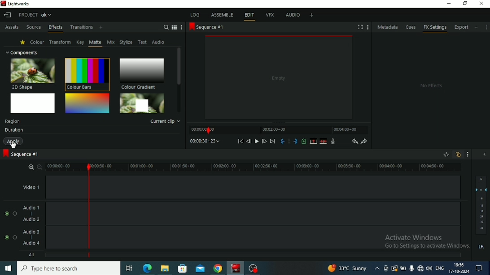 This screenshot has height=275, width=490. I want to click on Assets, so click(12, 28).